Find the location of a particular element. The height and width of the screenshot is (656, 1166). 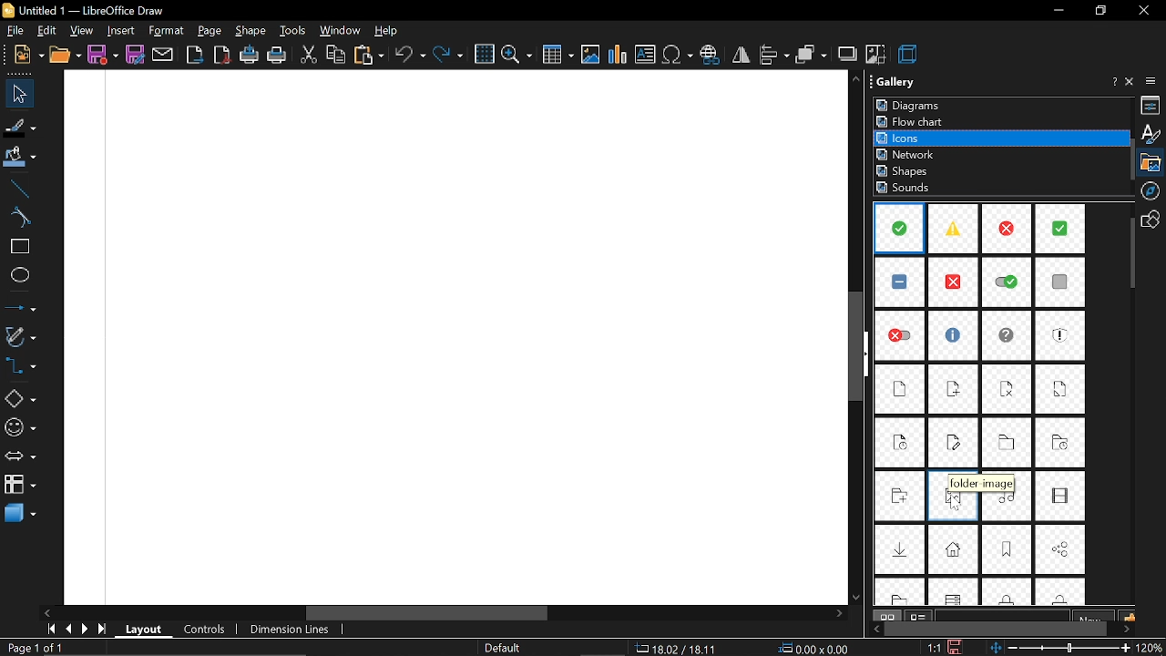

save is located at coordinates (956, 647).